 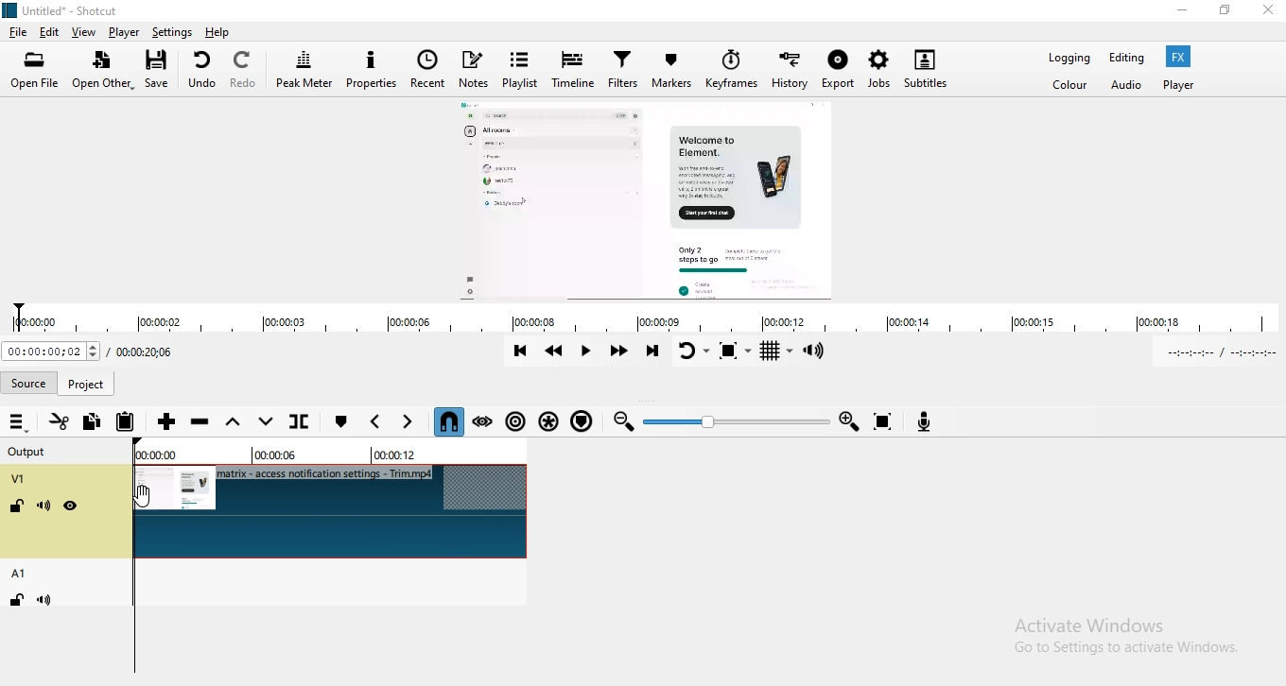 I want to click on Mute, so click(x=52, y=602).